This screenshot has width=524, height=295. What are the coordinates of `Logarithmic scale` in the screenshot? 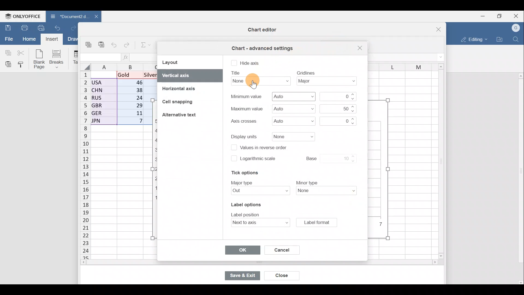 It's located at (258, 160).